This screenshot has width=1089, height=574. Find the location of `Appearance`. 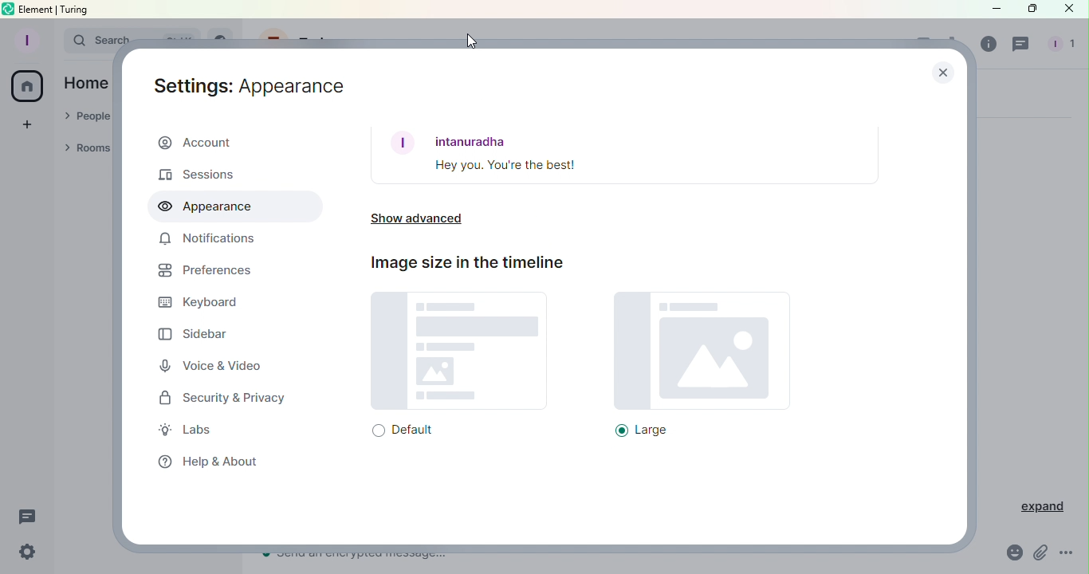

Appearance is located at coordinates (230, 207).